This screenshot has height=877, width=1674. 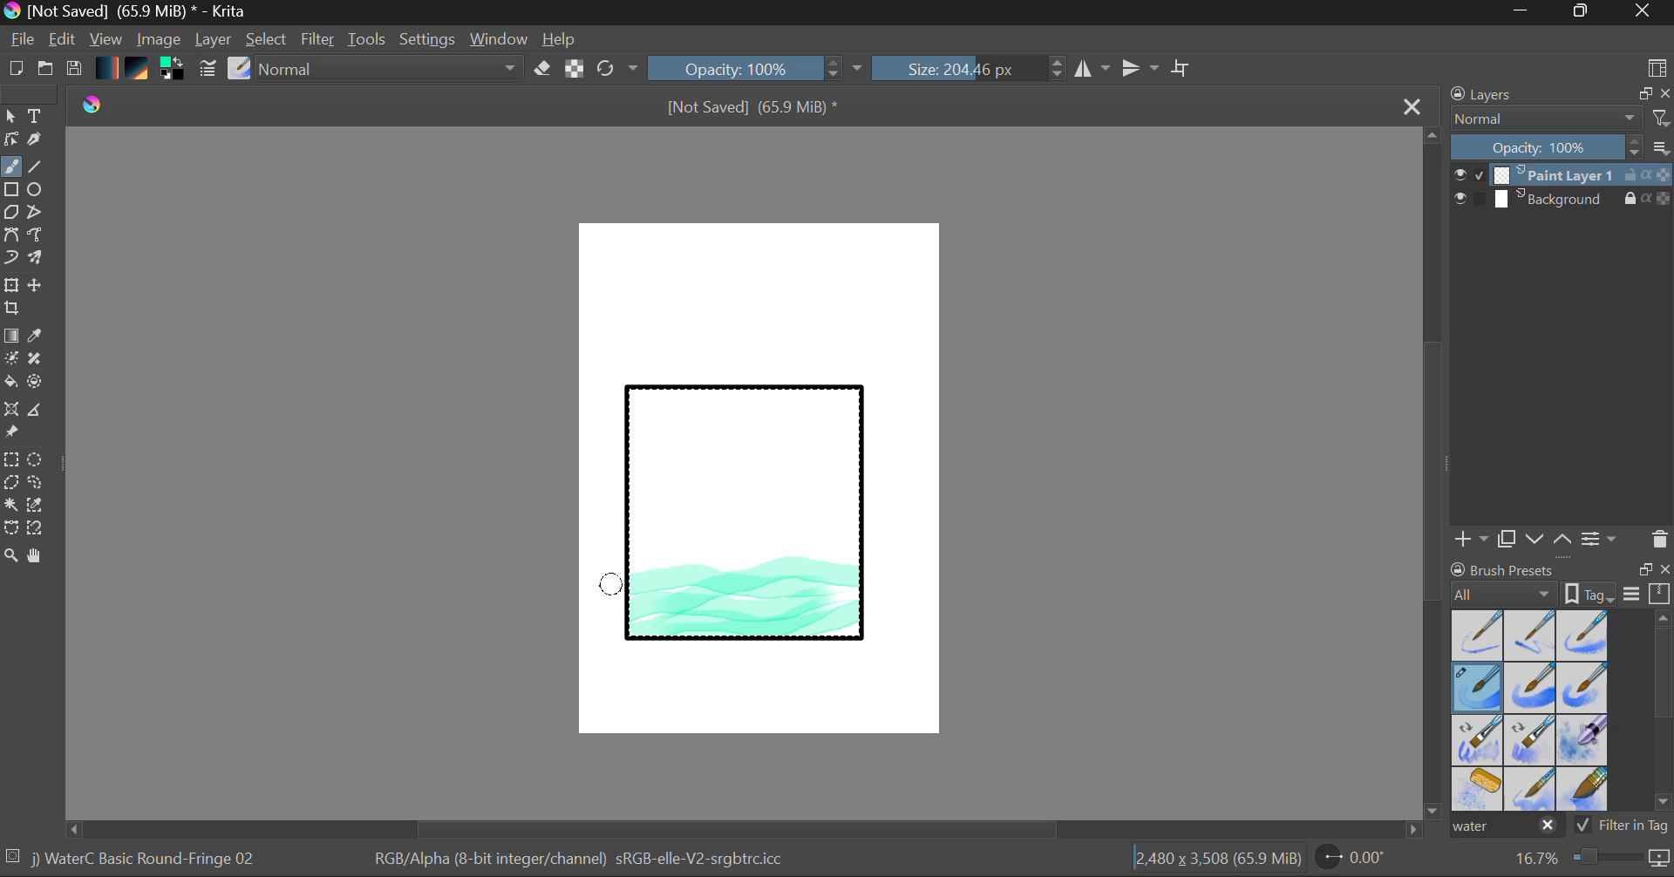 What do you see at coordinates (1563, 538) in the screenshot?
I see `Move Layer Up` at bounding box center [1563, 538].